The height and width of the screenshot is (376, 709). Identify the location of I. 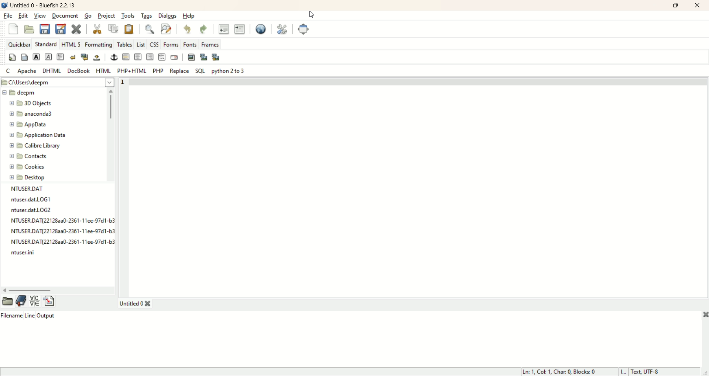
(625, 372).